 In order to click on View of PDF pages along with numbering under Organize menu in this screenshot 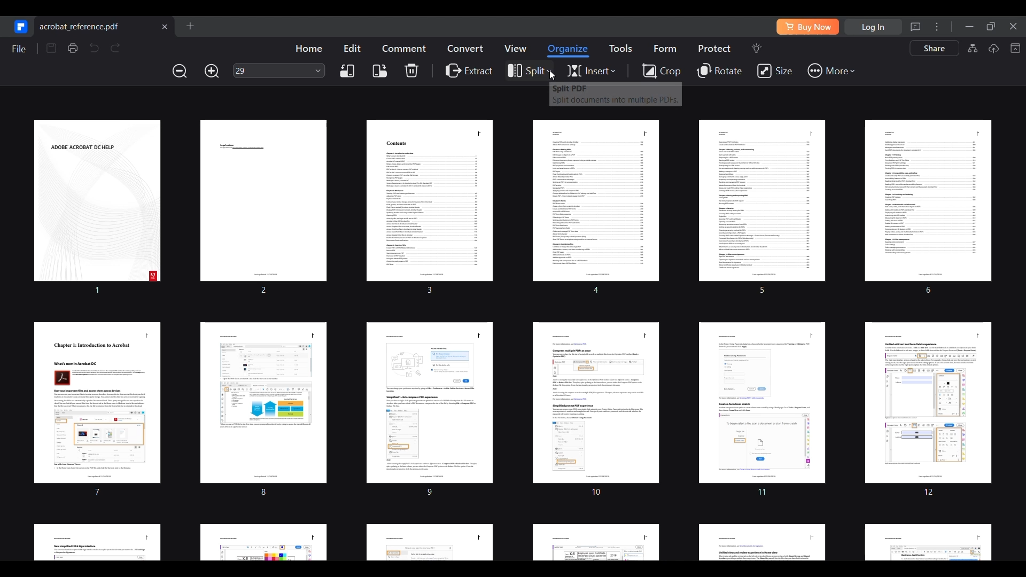, I will do `click(511, 338)`.